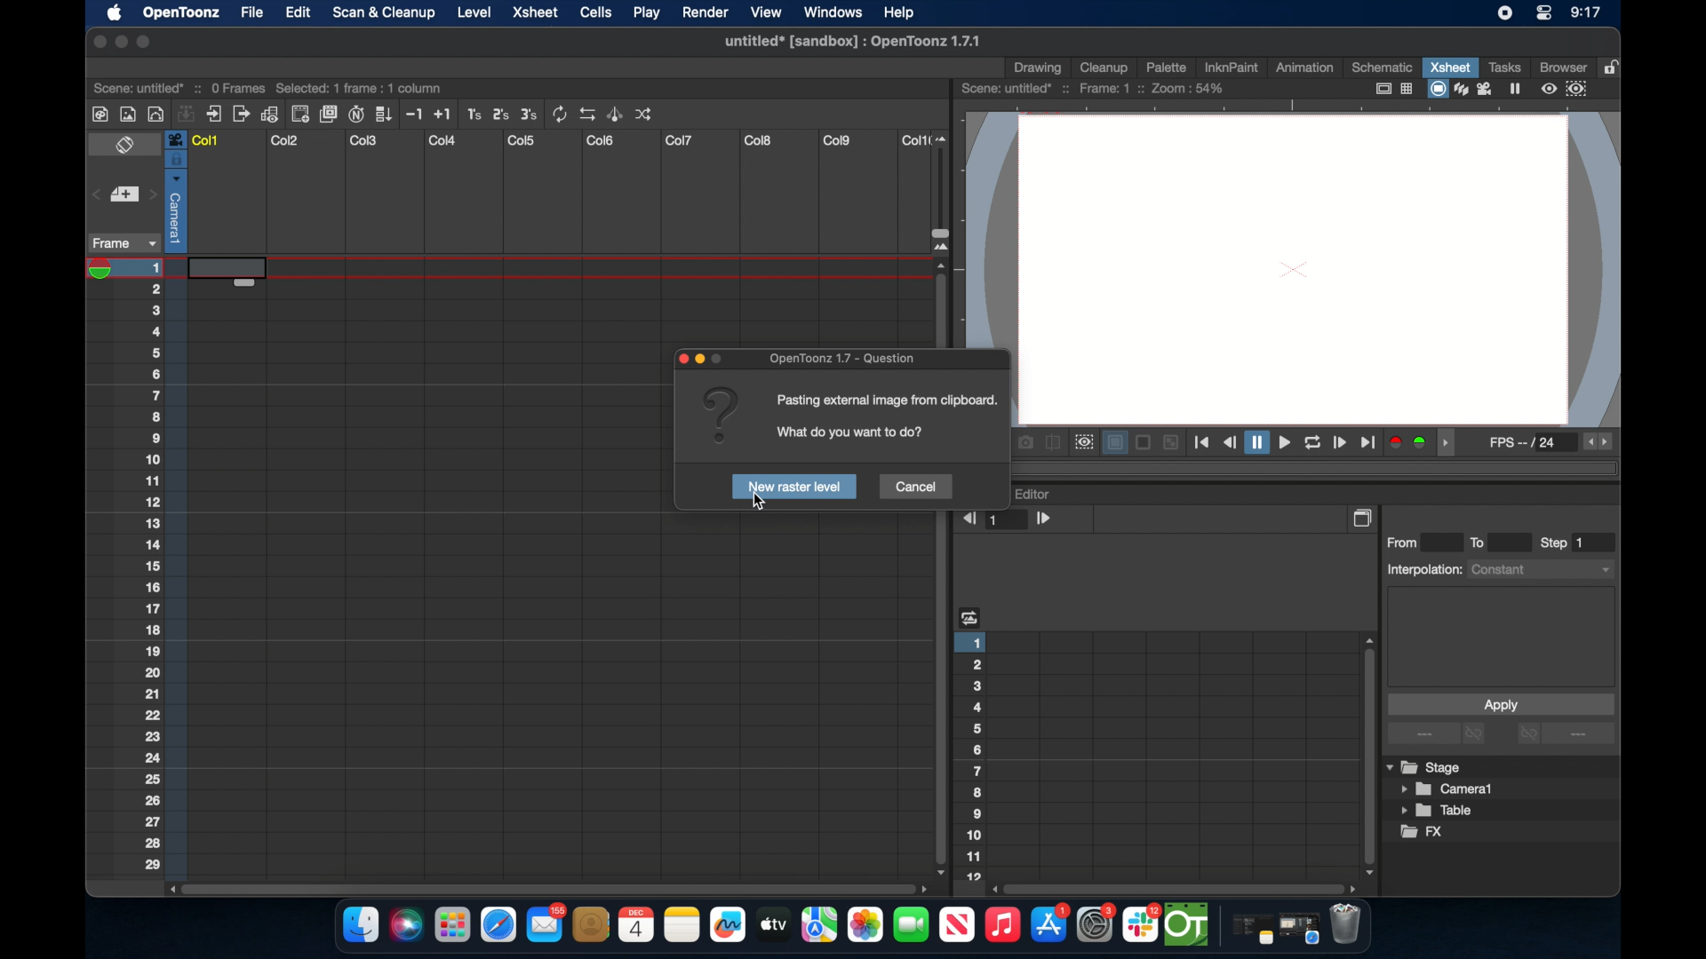 The width and height of the screenshot is (1706, 959). What do you see at coordinates (1450, 443) in the screenshot?
I see `drag handle` at bounding box center [1450, 443].